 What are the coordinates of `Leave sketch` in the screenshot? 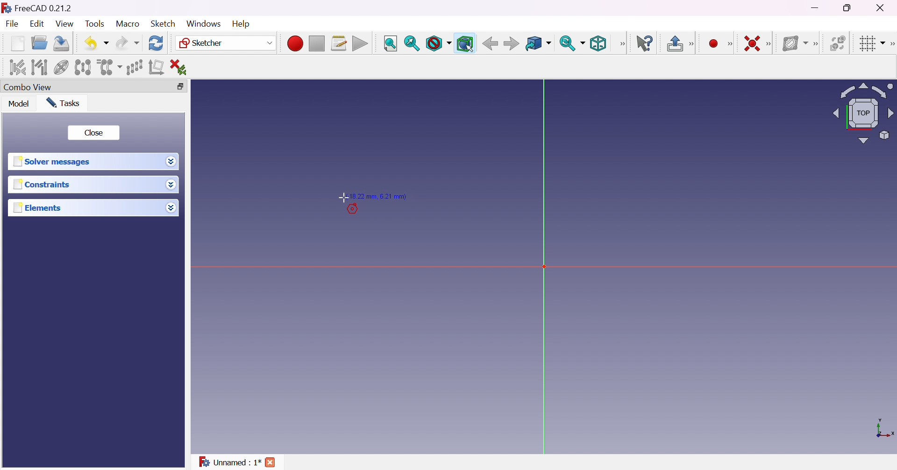 It's located at (674, 43).